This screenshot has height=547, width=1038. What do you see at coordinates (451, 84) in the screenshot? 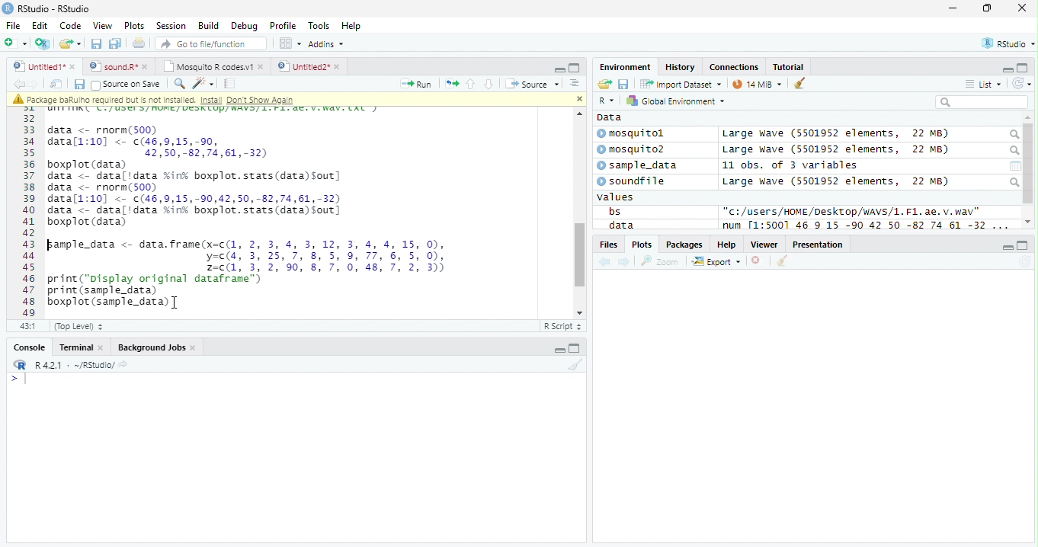
I see `Re-run the previous code` at bounding box center [451, 84].